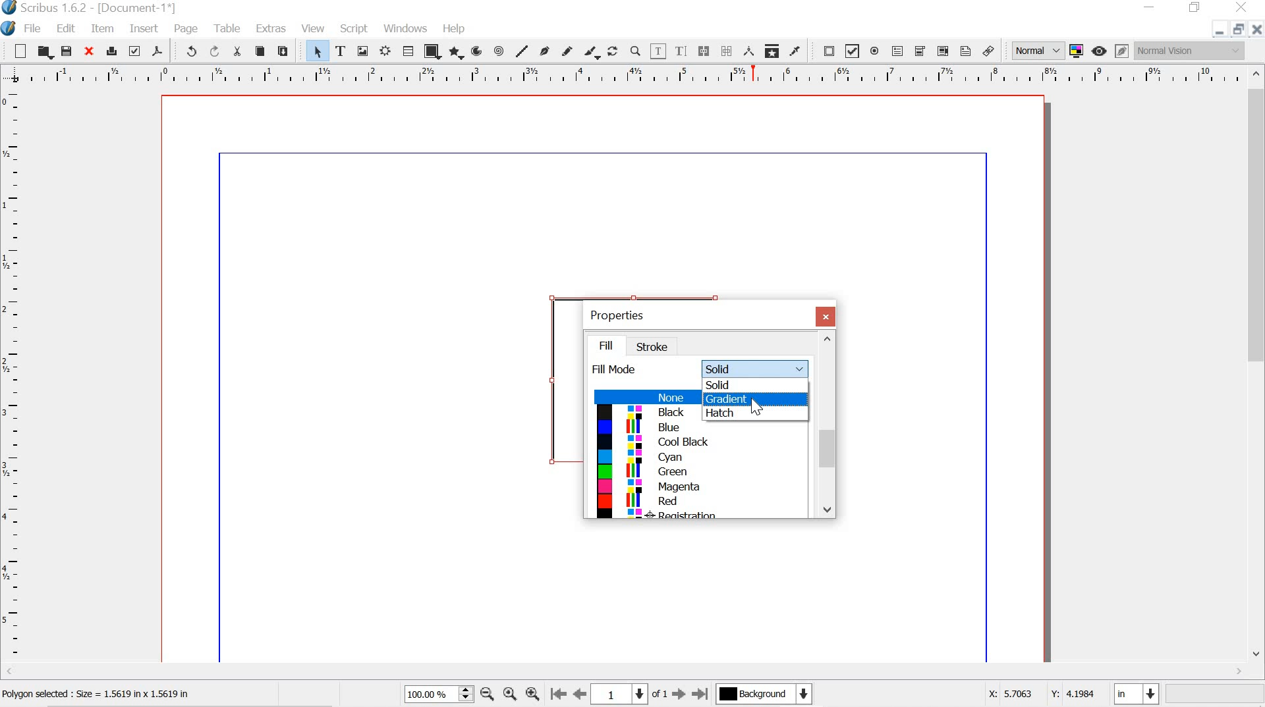  Describe the element at coordinates (136, 53) in the screenshot. I see `preflight verifier` at that location.